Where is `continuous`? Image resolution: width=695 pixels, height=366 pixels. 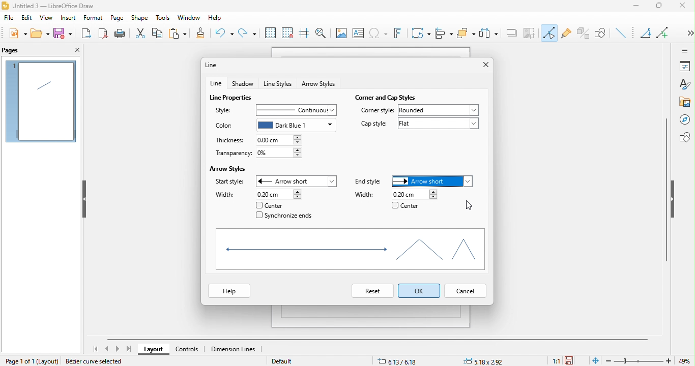 continuous is located at coordinates (295, 109).